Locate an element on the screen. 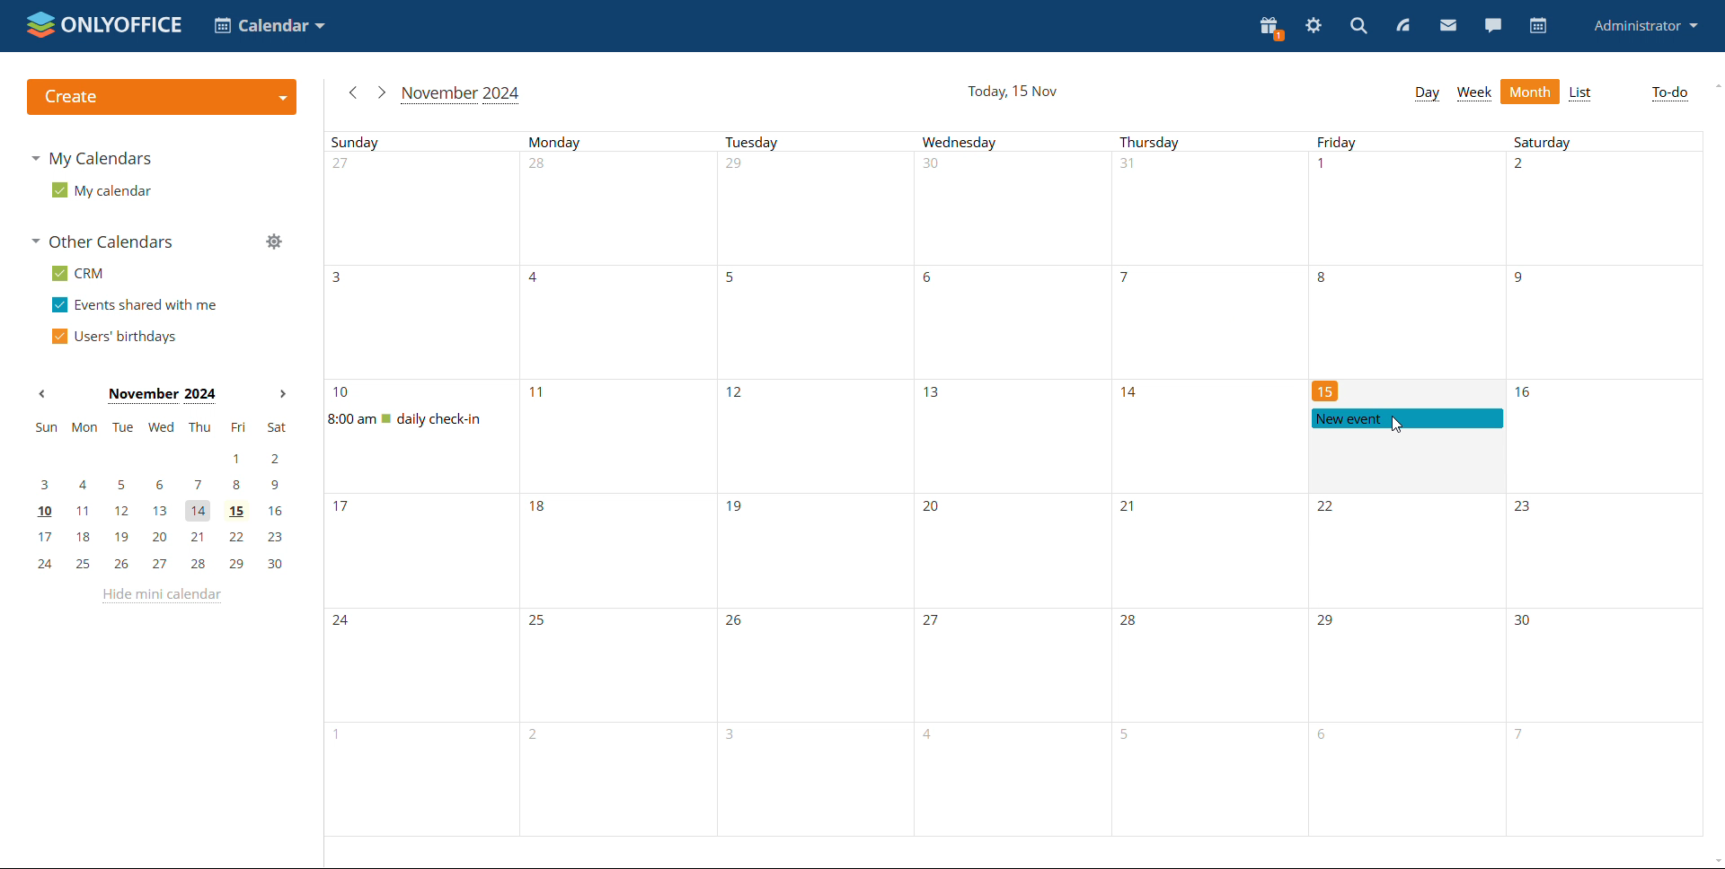 The image size is (1725, 869). Number is located at coordinates (343, 393).